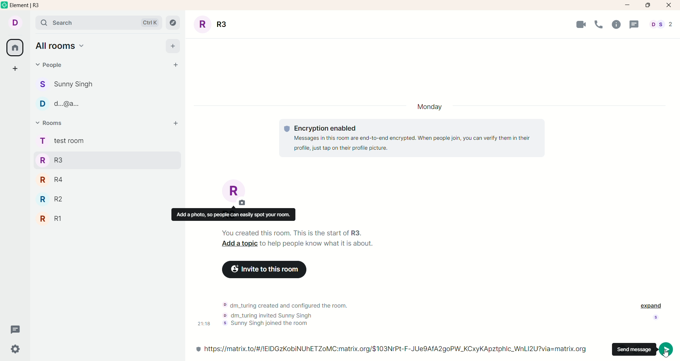  I want to click on Info, so click(617, 23).